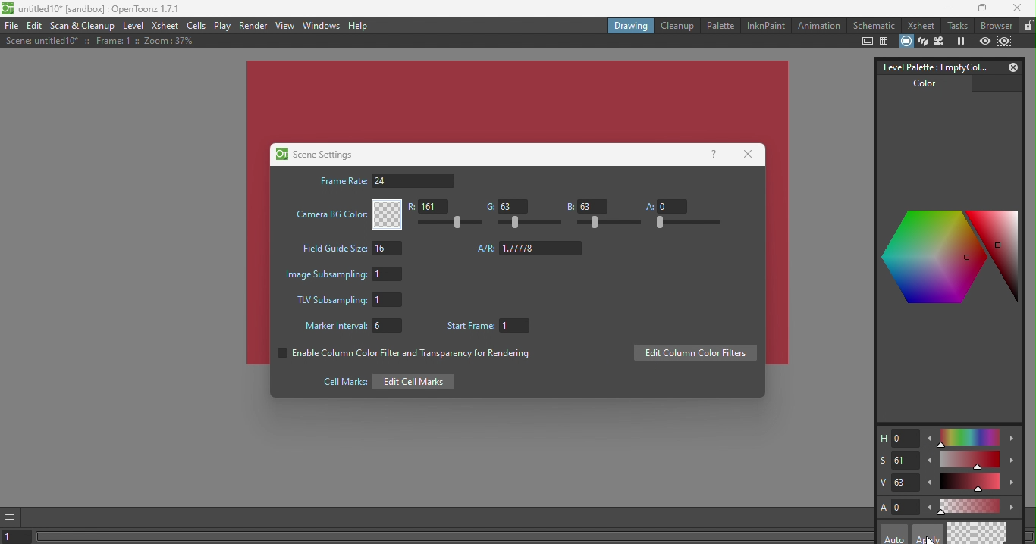  What do you see at coordinates (666, 205) in the screenshot?
I see `A` at bounding box center [666, 205].